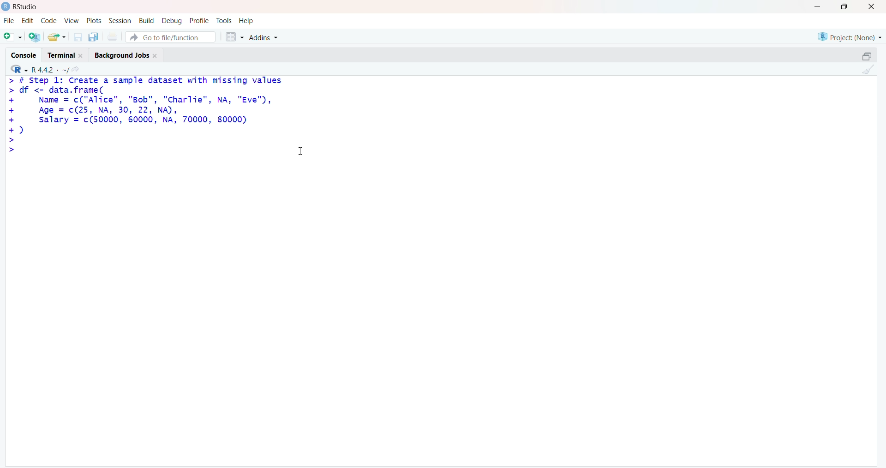 This screenshot has height=468, width=886. What do you see at coordinates (171, 36) in the screenshot?
I see `Go to file/function` at bounding box center [171, 36].